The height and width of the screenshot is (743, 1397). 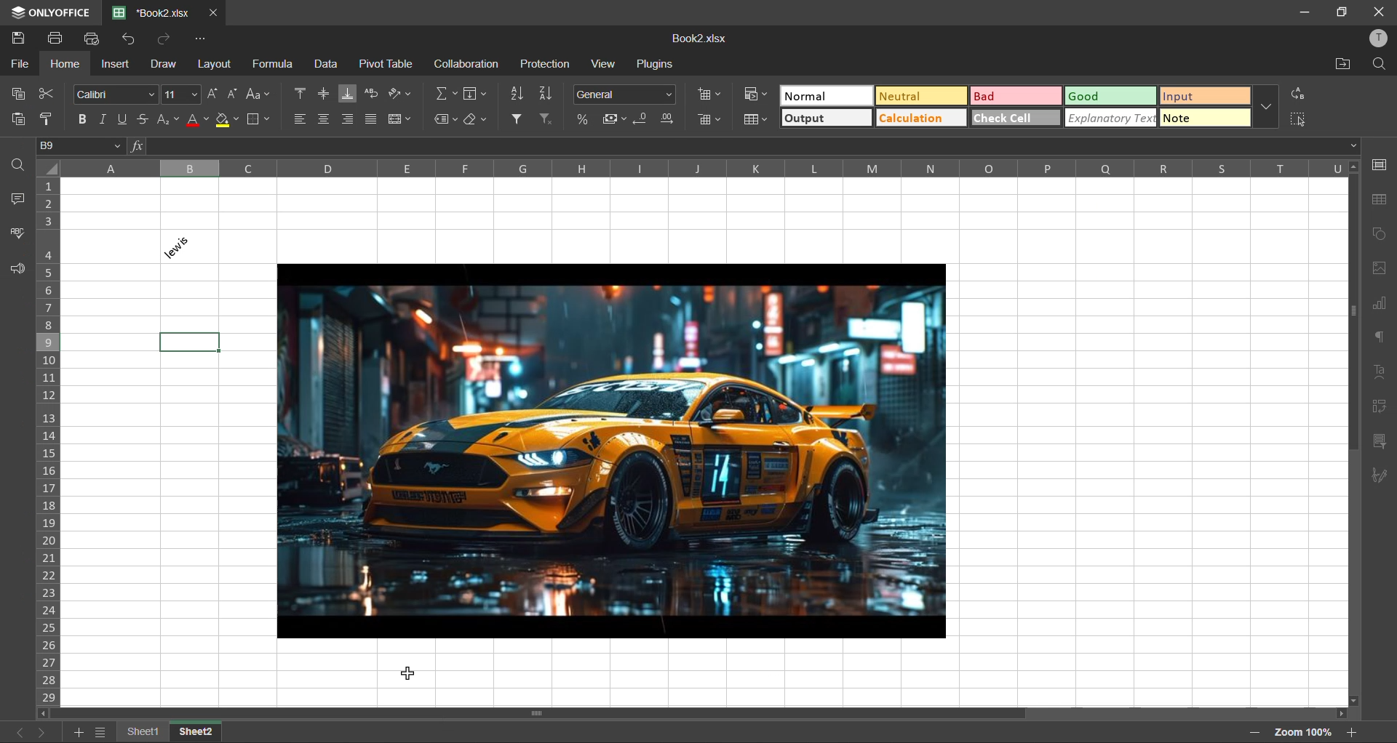 I want to click on sheetlist, so click(x=100, y=732).